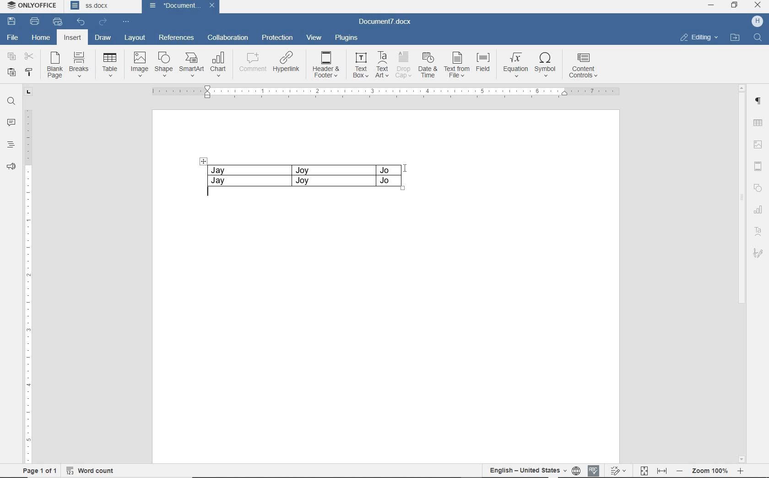  I want to click on TEXT BOX, so click(361, 65).